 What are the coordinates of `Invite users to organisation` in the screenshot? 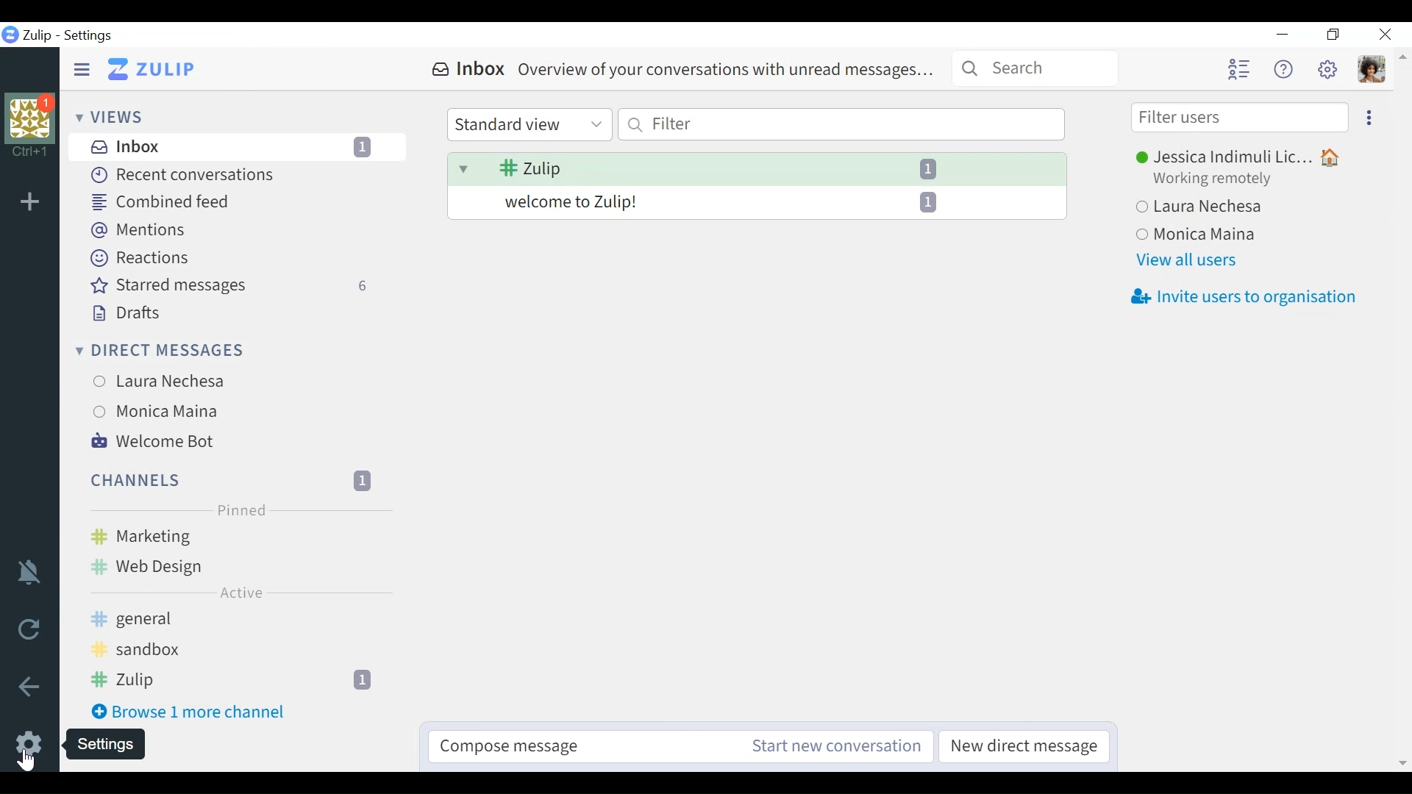 It's located at (1245, 298).